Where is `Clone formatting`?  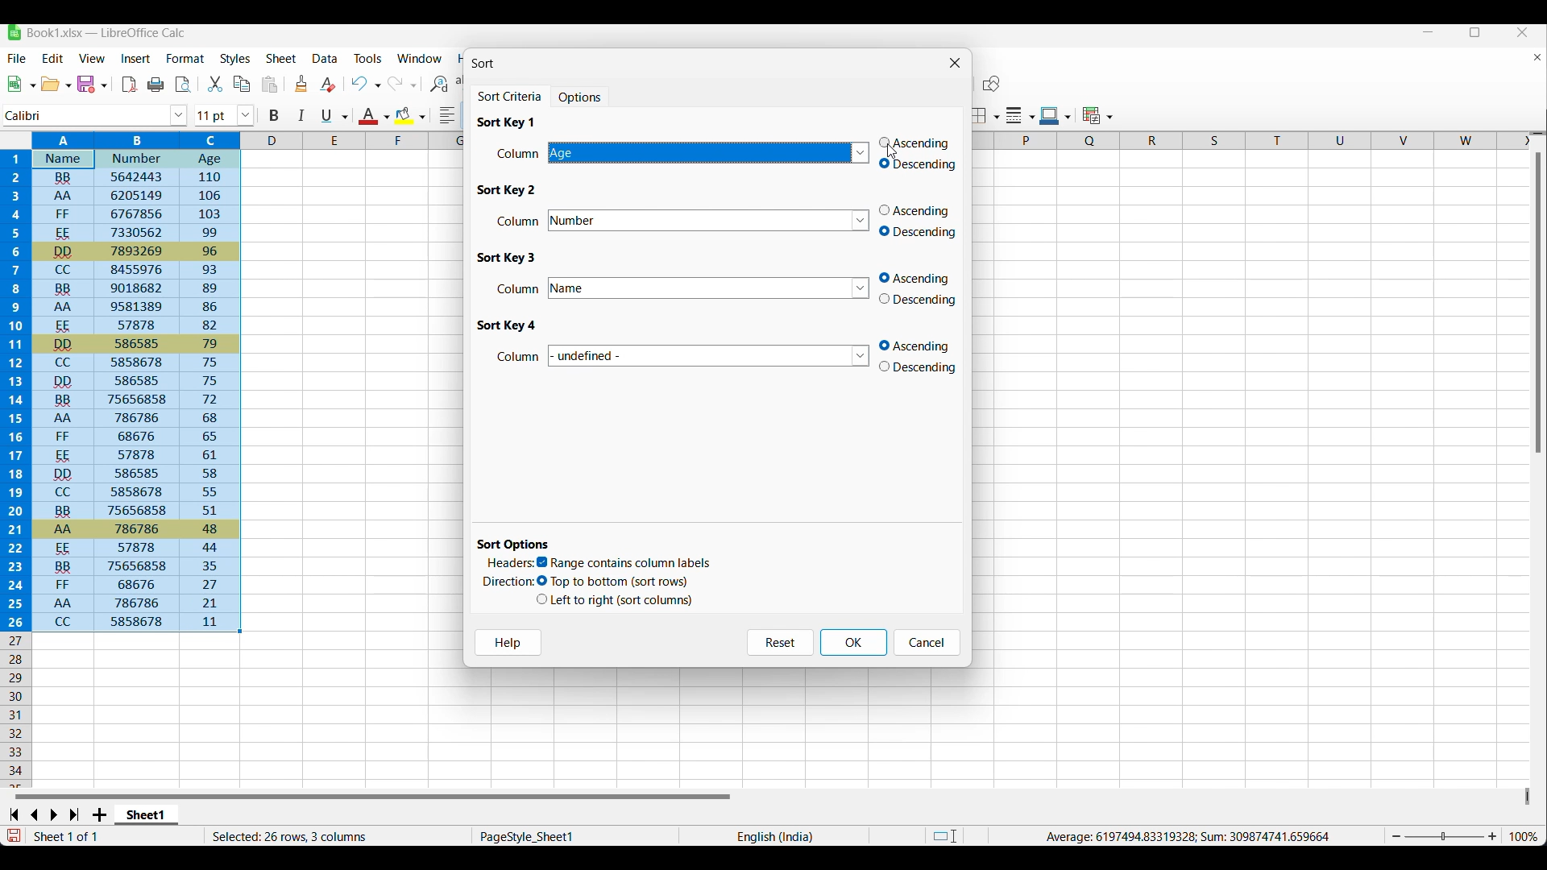
Clone formatting is located at coordinates (301, 83).